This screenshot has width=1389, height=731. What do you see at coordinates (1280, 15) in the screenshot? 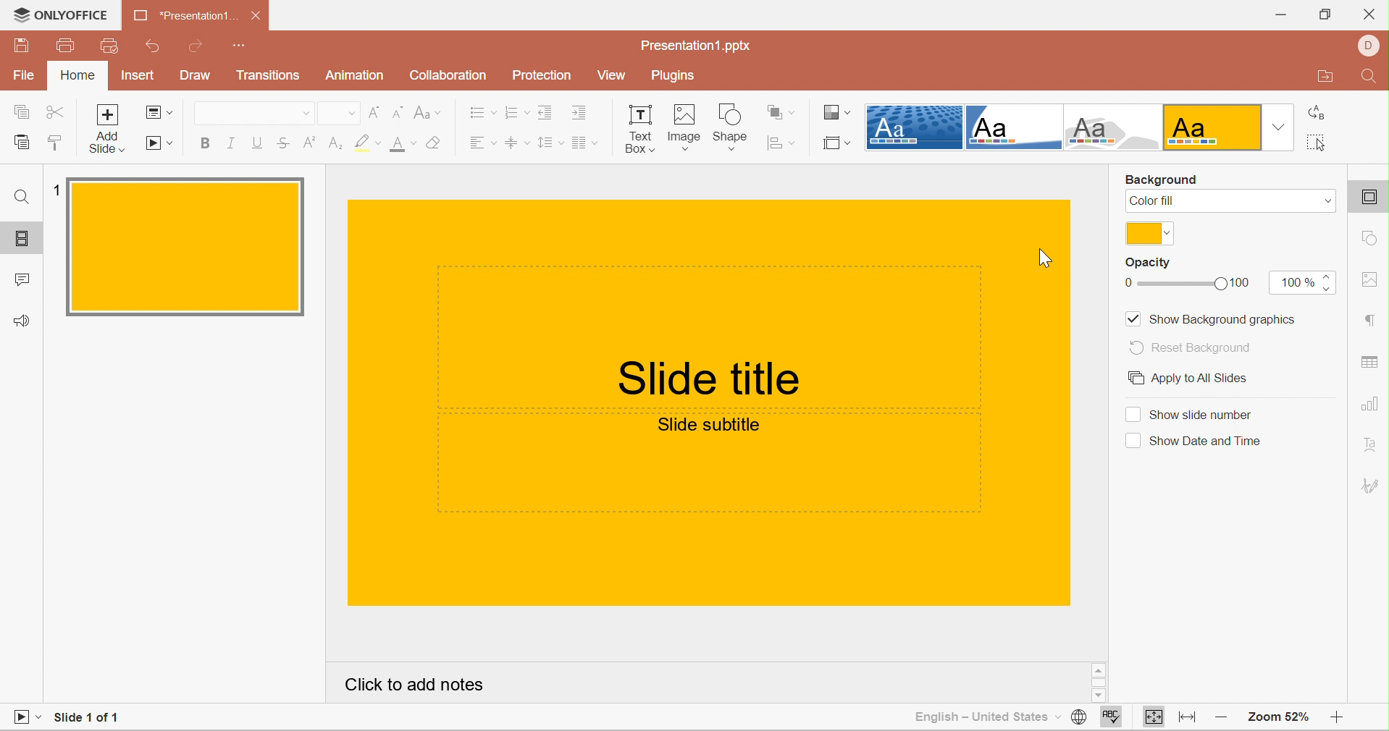
I see `Minimize` at bounding box center [1280, 15].